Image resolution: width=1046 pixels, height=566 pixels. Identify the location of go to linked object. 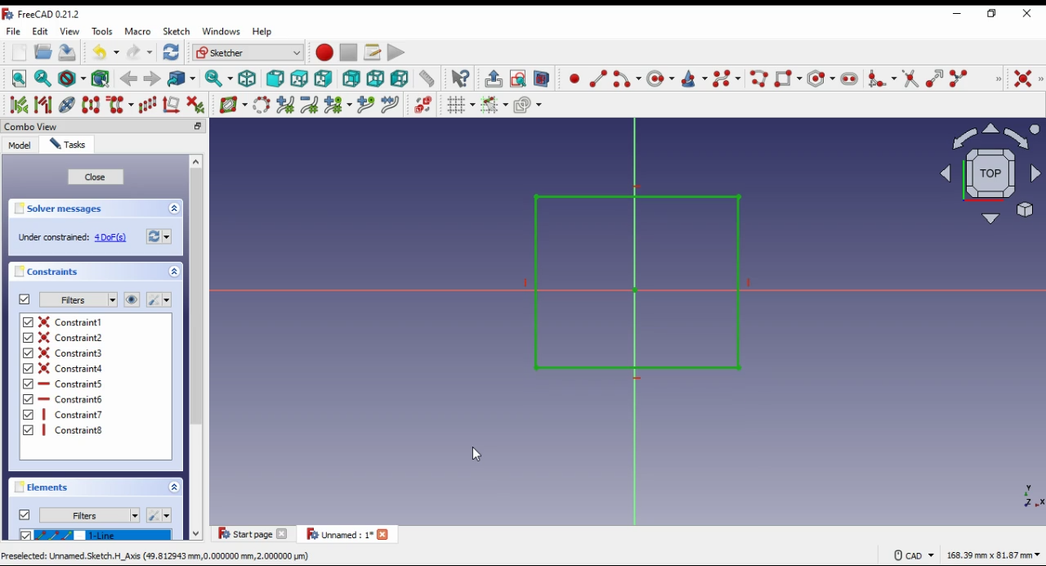
(182, 79).